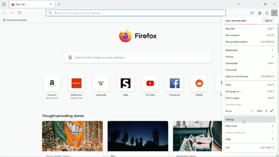  What do you see at coordinates (250, 84) in the screenshot?
I see `Print...  Ctrl+P` at bounding box center [250, 84].